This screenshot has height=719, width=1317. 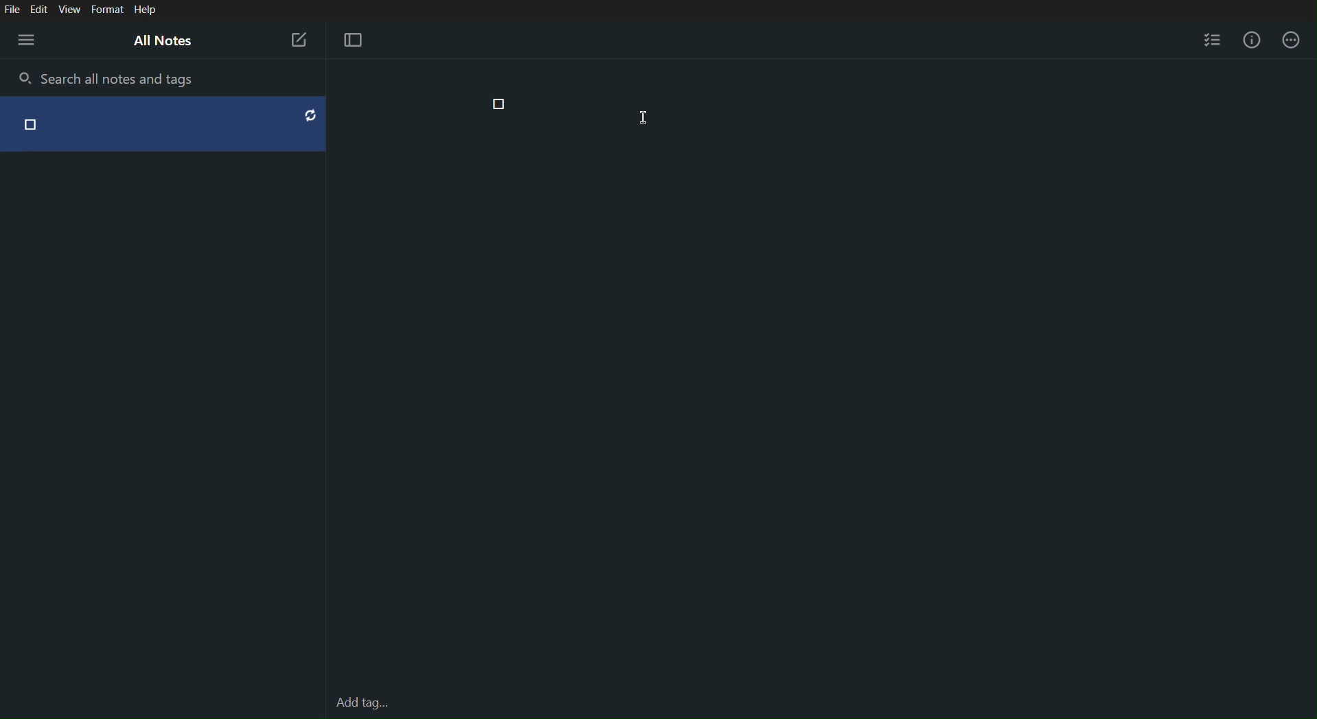 What do you see at coordinates (1292, 40) in the screenshot?
I see `More` at bounding box center [1292, 40].